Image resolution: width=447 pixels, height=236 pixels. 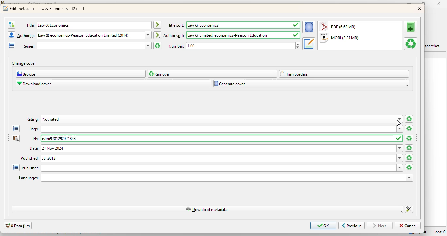 What do you see at coordinates (11, 46) in the screenshot?
I see `open the manage series editor` at bounding box center [11, 46].